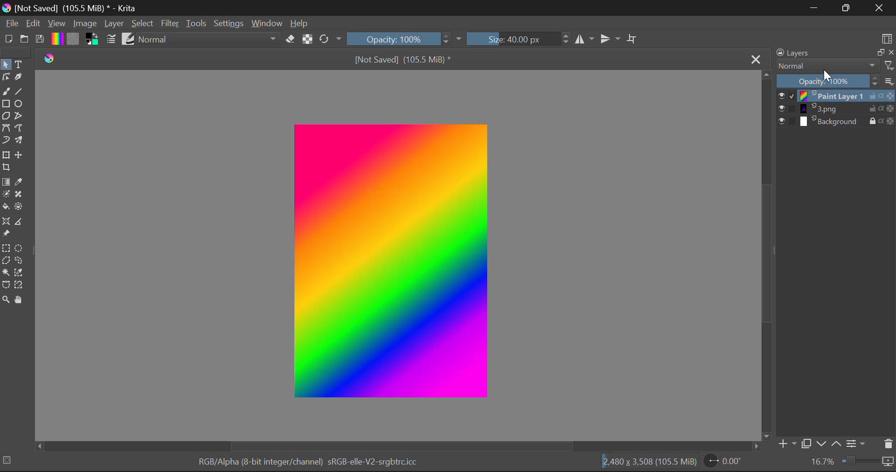 This screenshot has width=896, height=472. Describe the element at coordinates (767, 255) in the screenshot. I see `Scroll Bar` at that location.